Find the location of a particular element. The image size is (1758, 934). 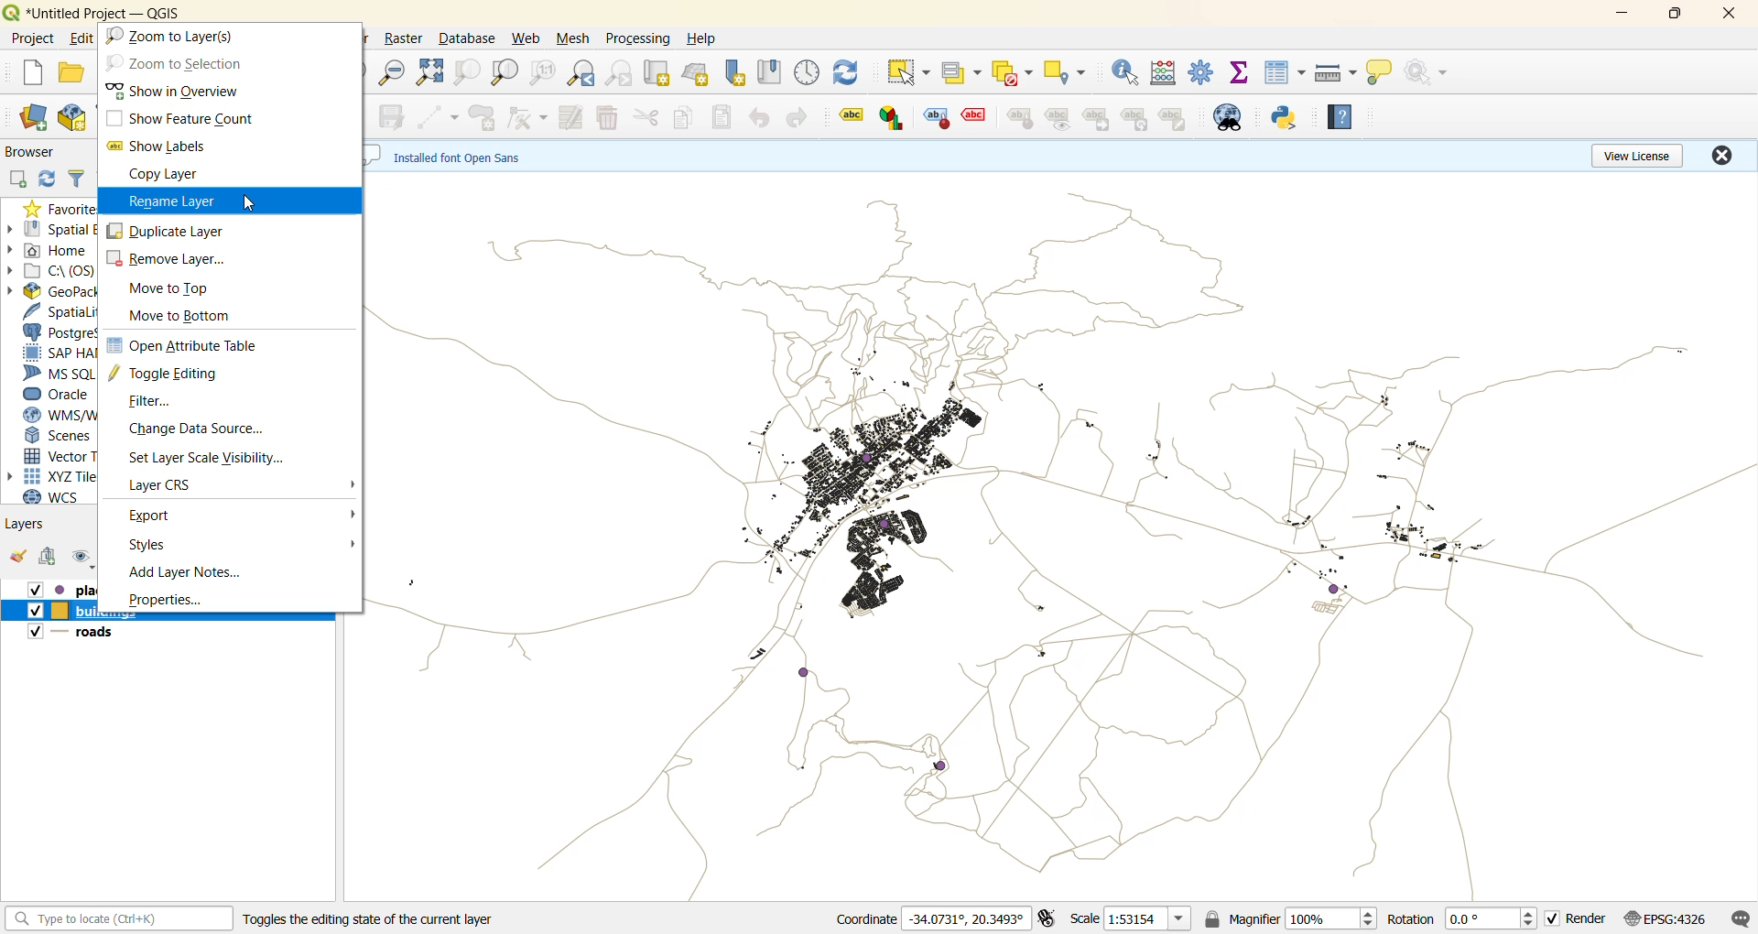

close is located at coordinates (1728, 16).